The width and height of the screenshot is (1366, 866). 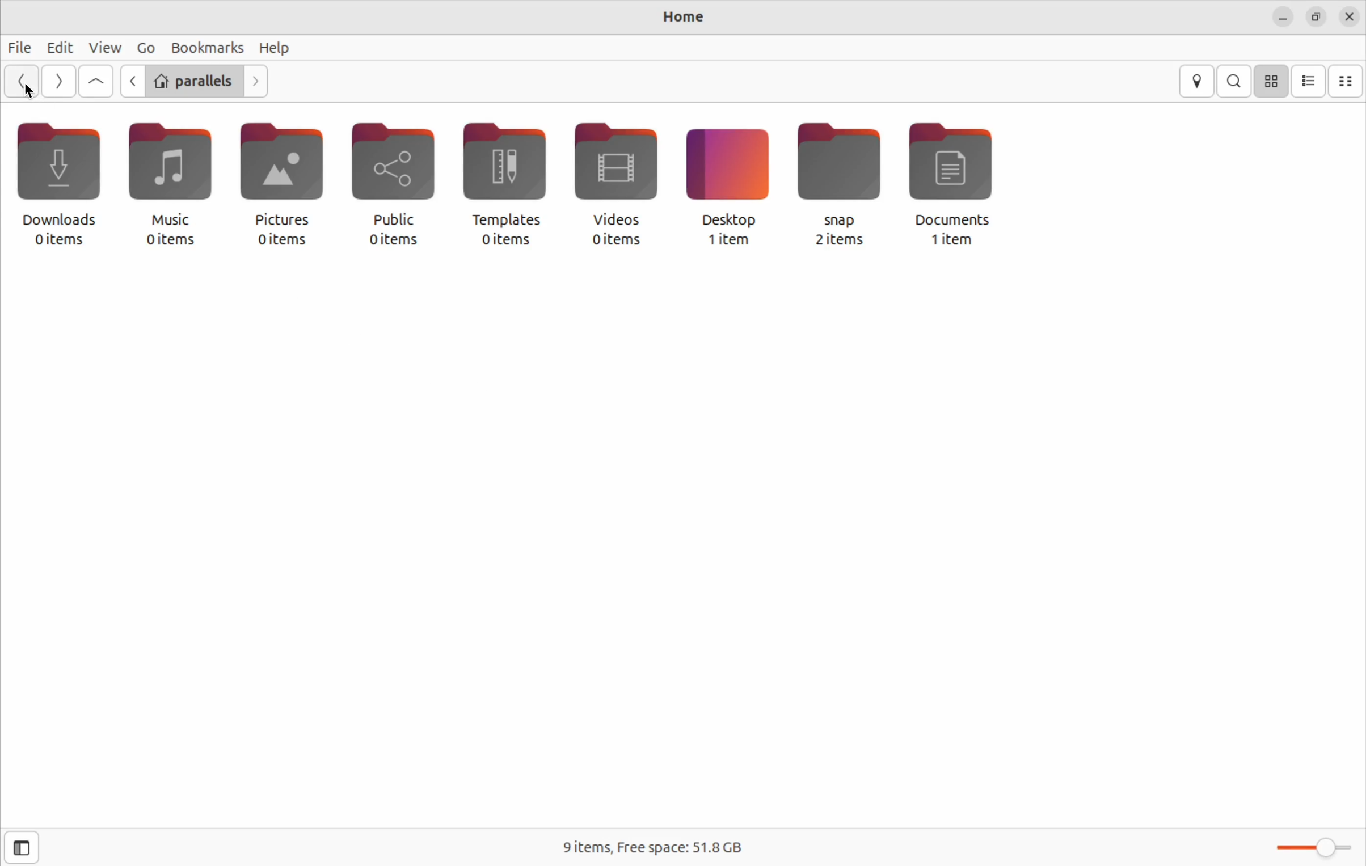 I want to click on open sidebar, so click(x=20, y=847).